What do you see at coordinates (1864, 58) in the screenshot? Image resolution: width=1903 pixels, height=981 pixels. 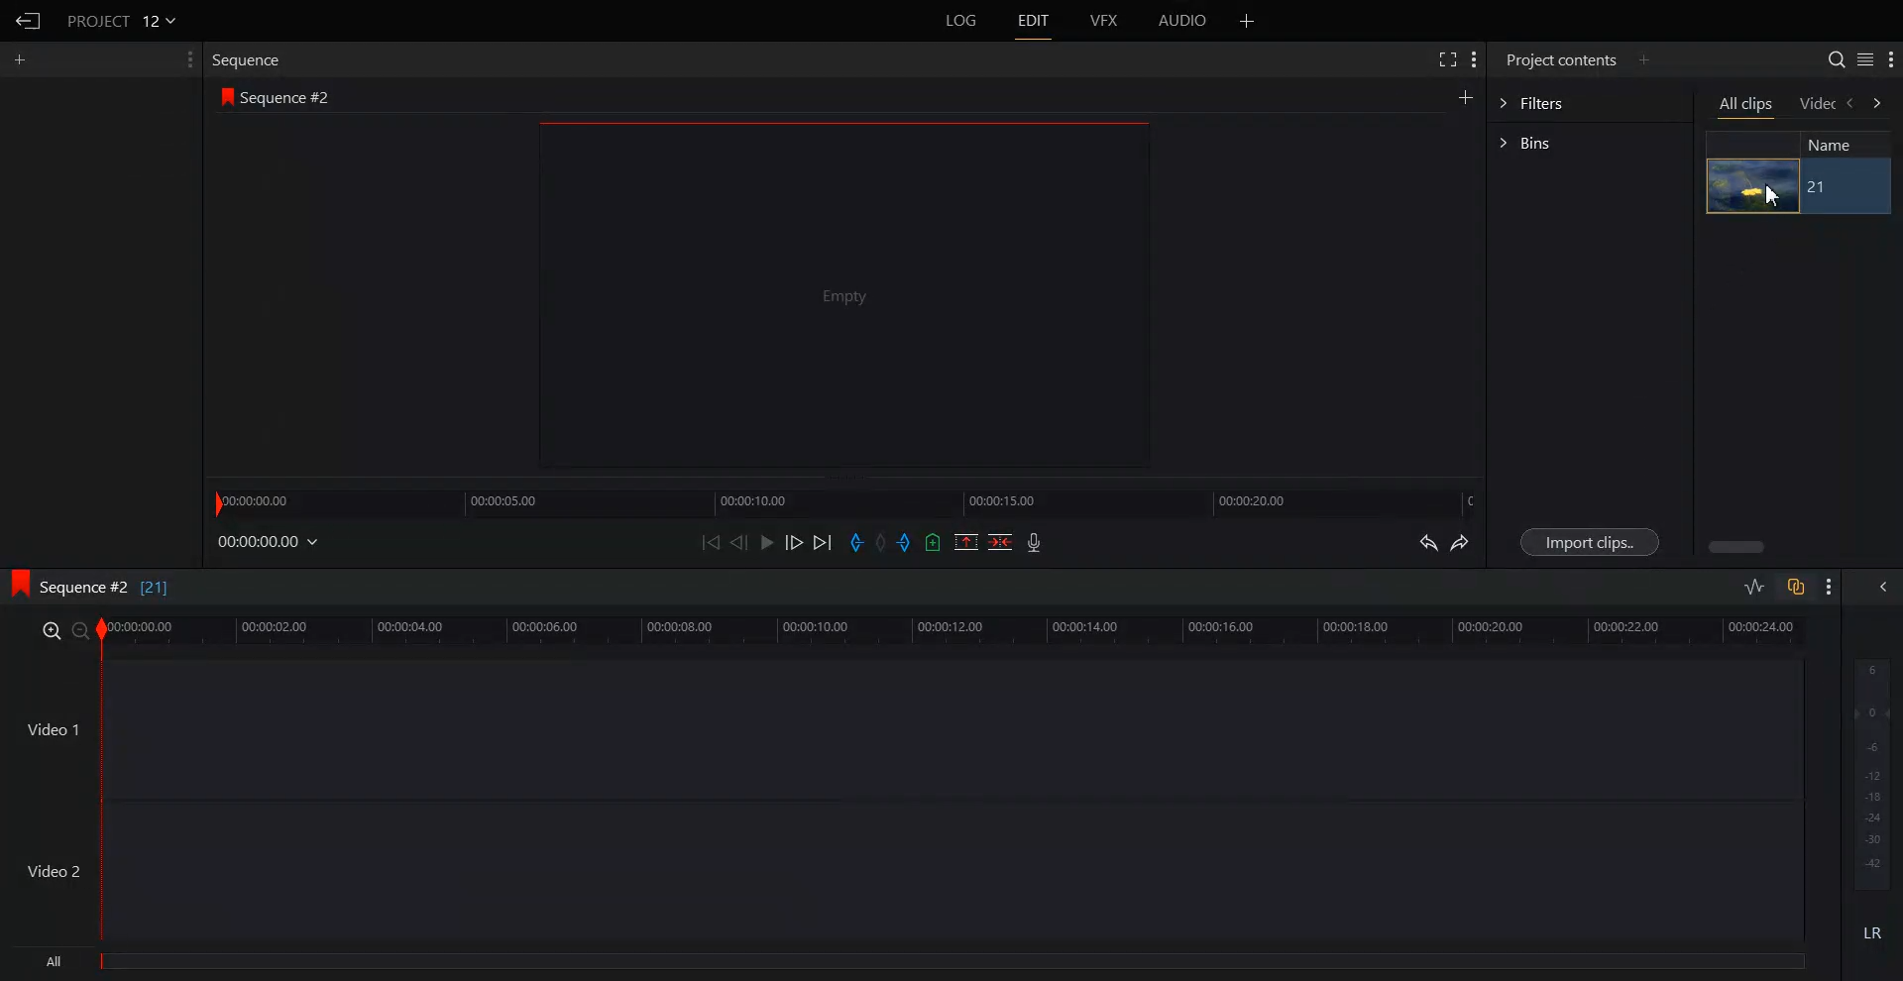 I see `Toggle between list and tile view` at bounding box center [1864, 58].